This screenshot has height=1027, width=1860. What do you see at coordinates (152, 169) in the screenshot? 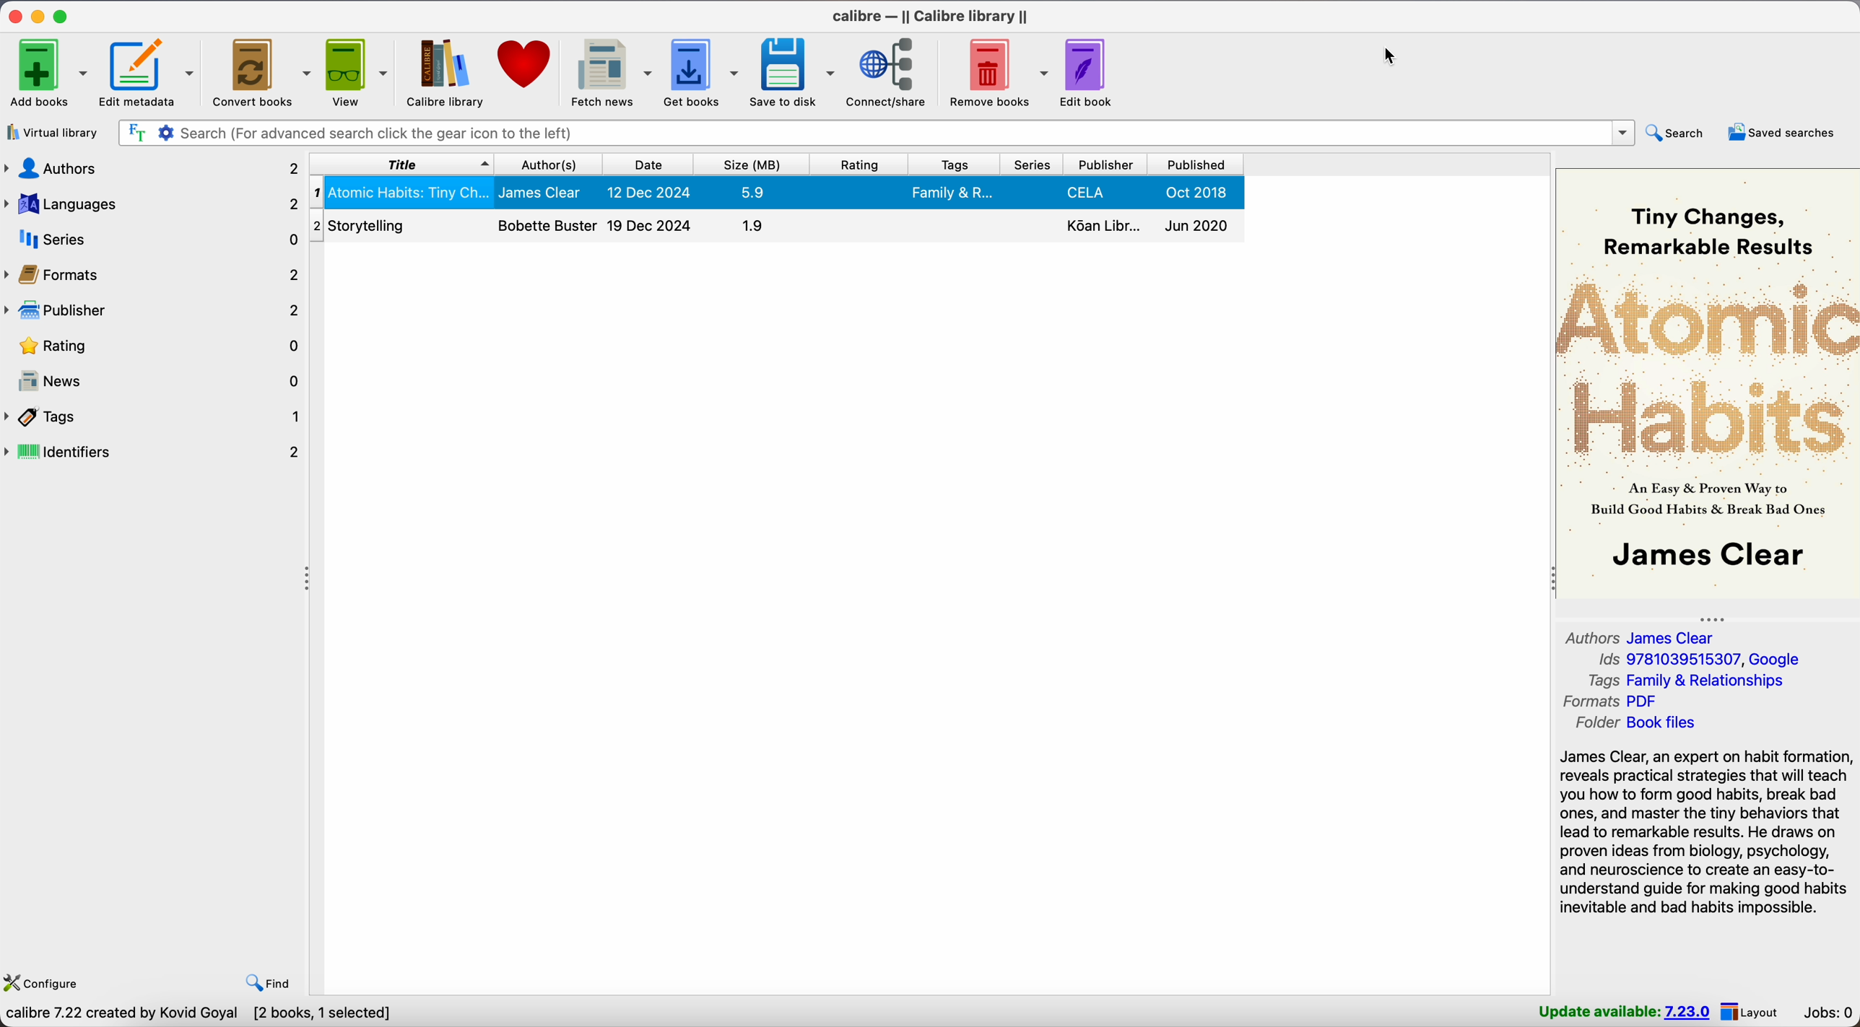
I see `authors` at bounding box center [152, 169].